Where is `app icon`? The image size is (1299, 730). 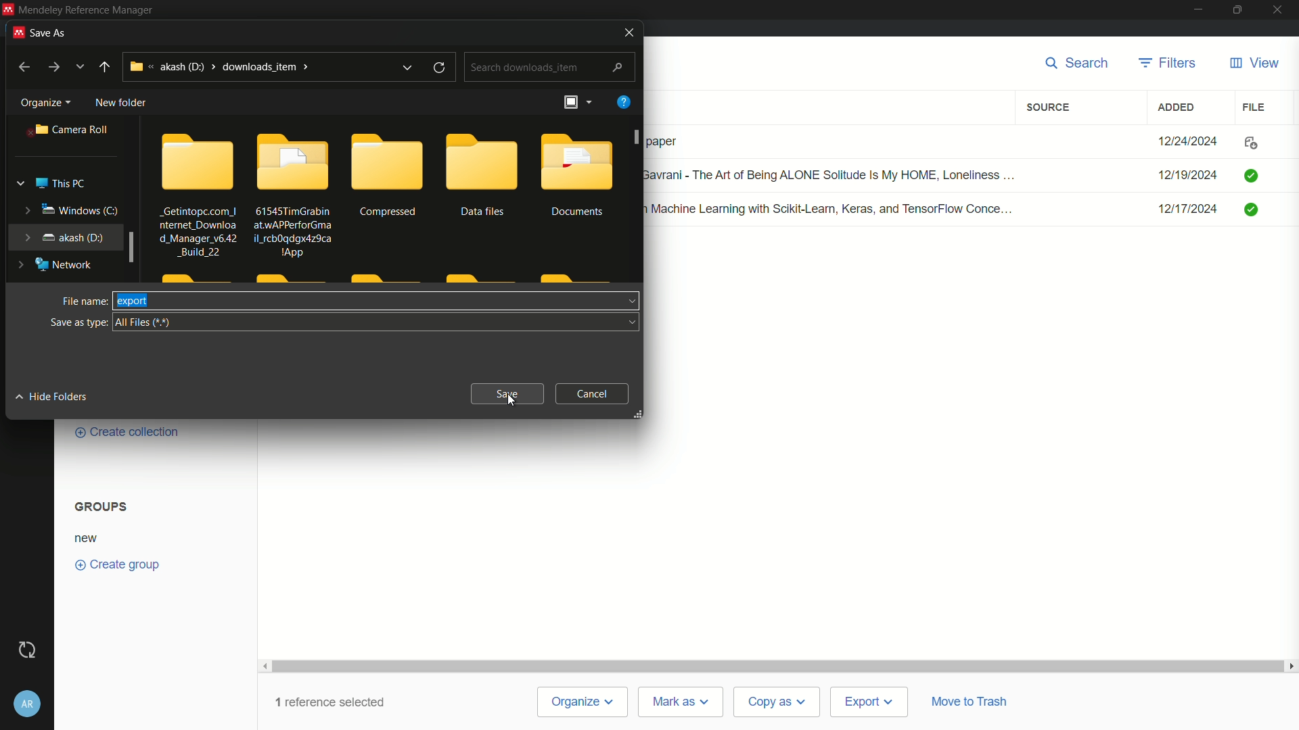
app icon is located at coordinates (8, 8).